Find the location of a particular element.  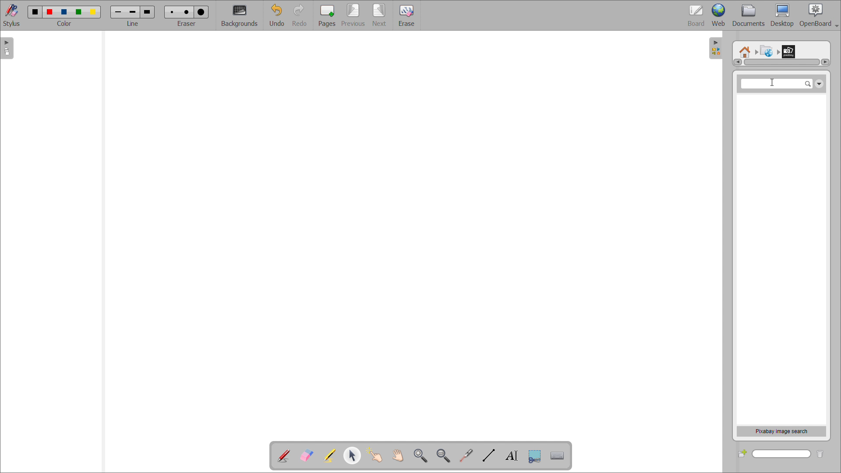

web is located at coordinates (719, 15).